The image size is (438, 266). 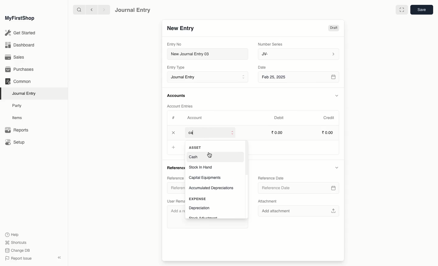 What do you see at coordinates (421, 10) in the screenshot?
I see `save` at bounding box center [421, 10].